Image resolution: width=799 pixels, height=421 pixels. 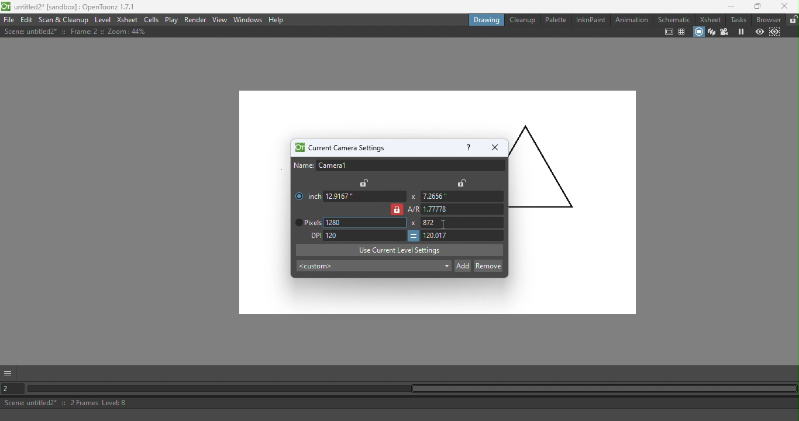 I want to click on File, so click(x=9, y=19).